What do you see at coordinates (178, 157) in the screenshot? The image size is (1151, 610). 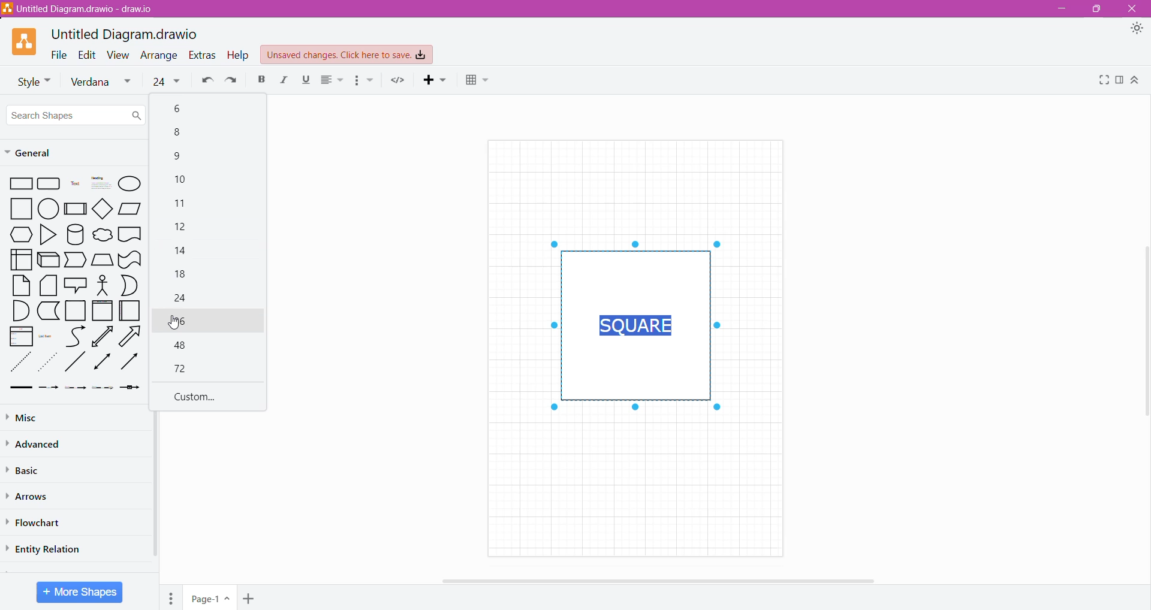 I see `9` at bounding box center [178, 157].